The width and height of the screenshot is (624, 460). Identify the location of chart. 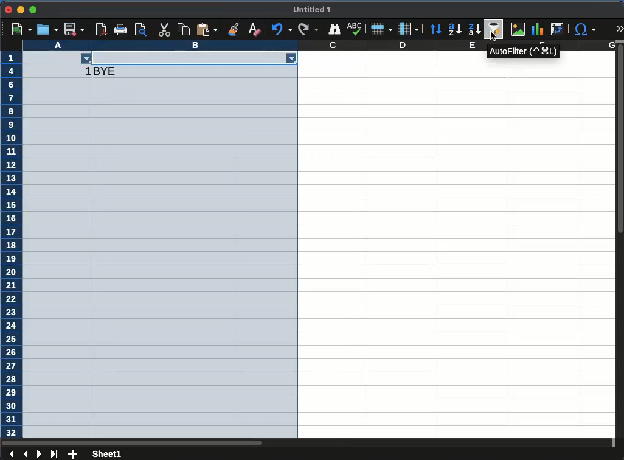
(518, 29).